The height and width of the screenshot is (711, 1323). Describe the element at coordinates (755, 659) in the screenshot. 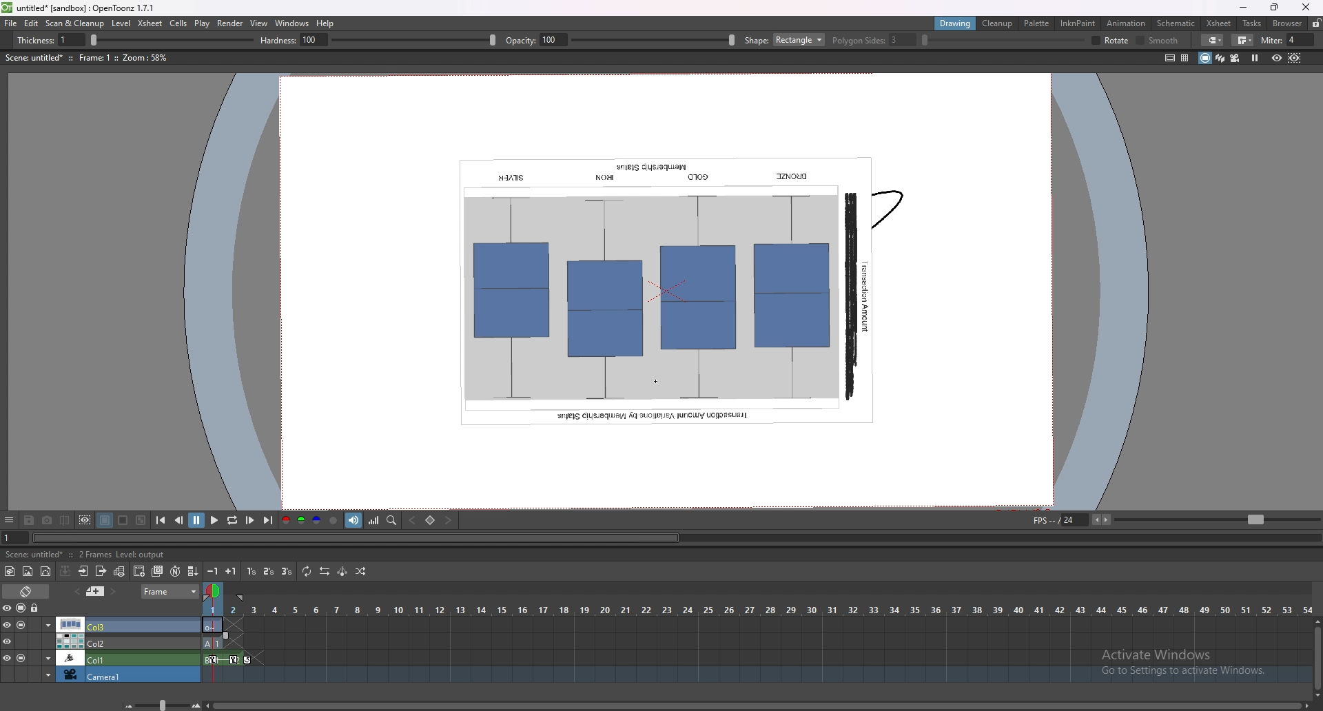

I see `timeline` at that location.